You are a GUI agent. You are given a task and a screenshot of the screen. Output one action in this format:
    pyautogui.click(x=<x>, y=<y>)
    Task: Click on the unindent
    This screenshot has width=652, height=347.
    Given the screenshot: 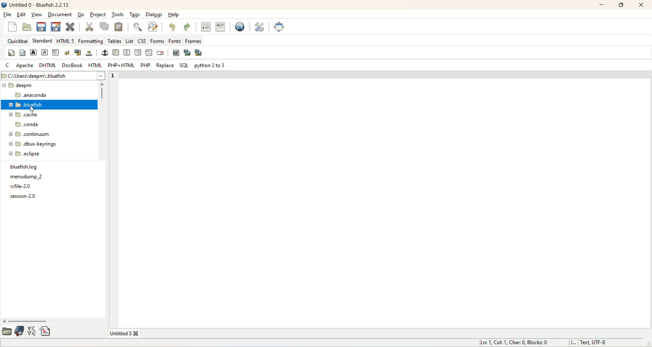 What is the action you would take?
    pyautogui.click(x=206, y=26)
    